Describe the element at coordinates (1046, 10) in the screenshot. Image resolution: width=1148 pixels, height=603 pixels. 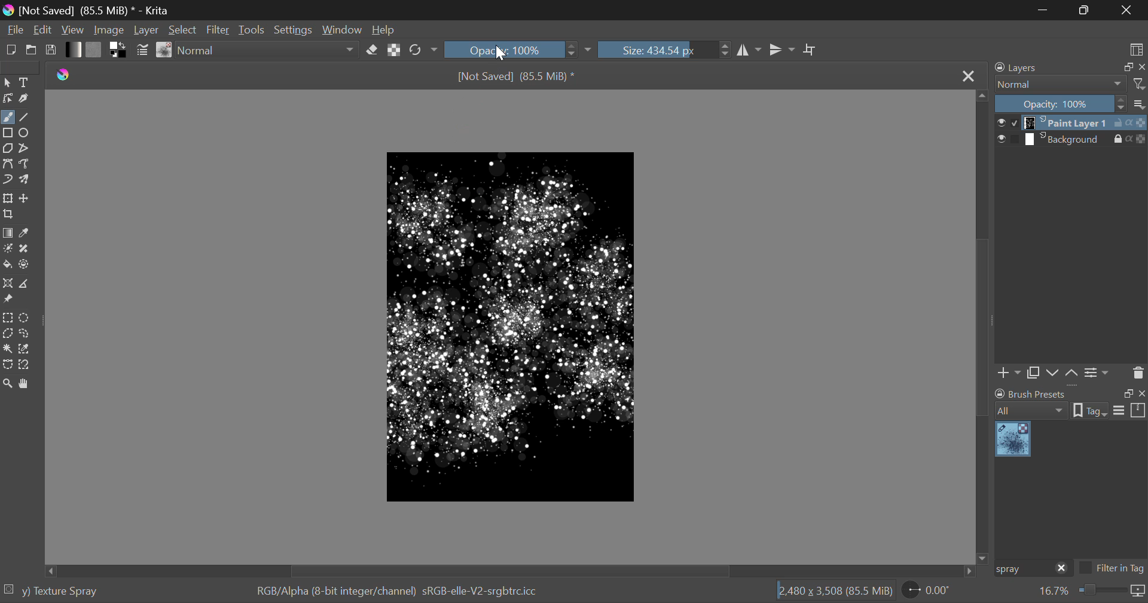
I see `Restore Down` at that location.